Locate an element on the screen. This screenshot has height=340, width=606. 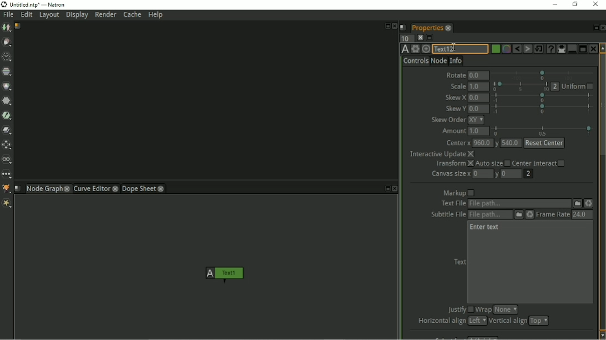
Subtitle is located at coordinates (519, 215).